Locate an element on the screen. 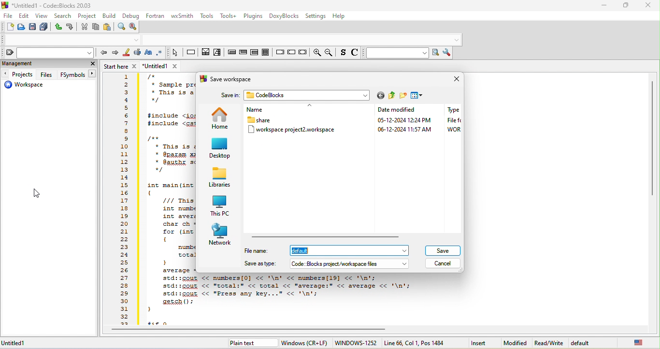 The image size is (660, 349). share is located at coordinates (261, 119).